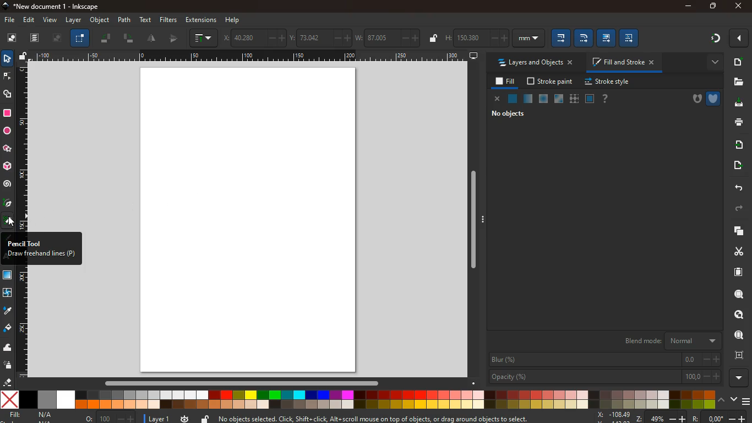  Describe the element at coordinates (609, 82) in the screenshot. I see `stroke style` at that location.